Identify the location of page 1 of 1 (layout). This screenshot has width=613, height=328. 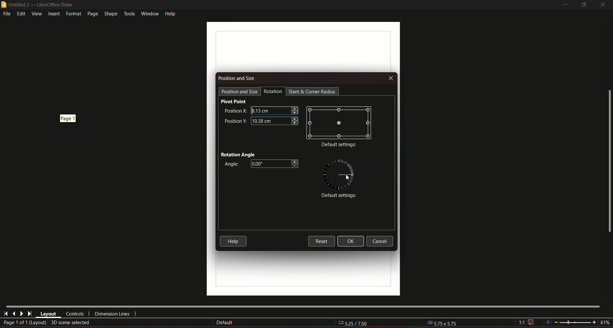
(24, 323).